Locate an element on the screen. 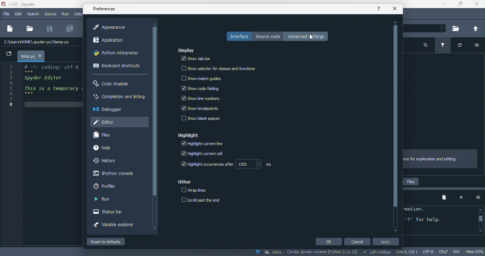 The width and height of the screenshot is (485, 256). remove all is located at coordinates (444, 198).